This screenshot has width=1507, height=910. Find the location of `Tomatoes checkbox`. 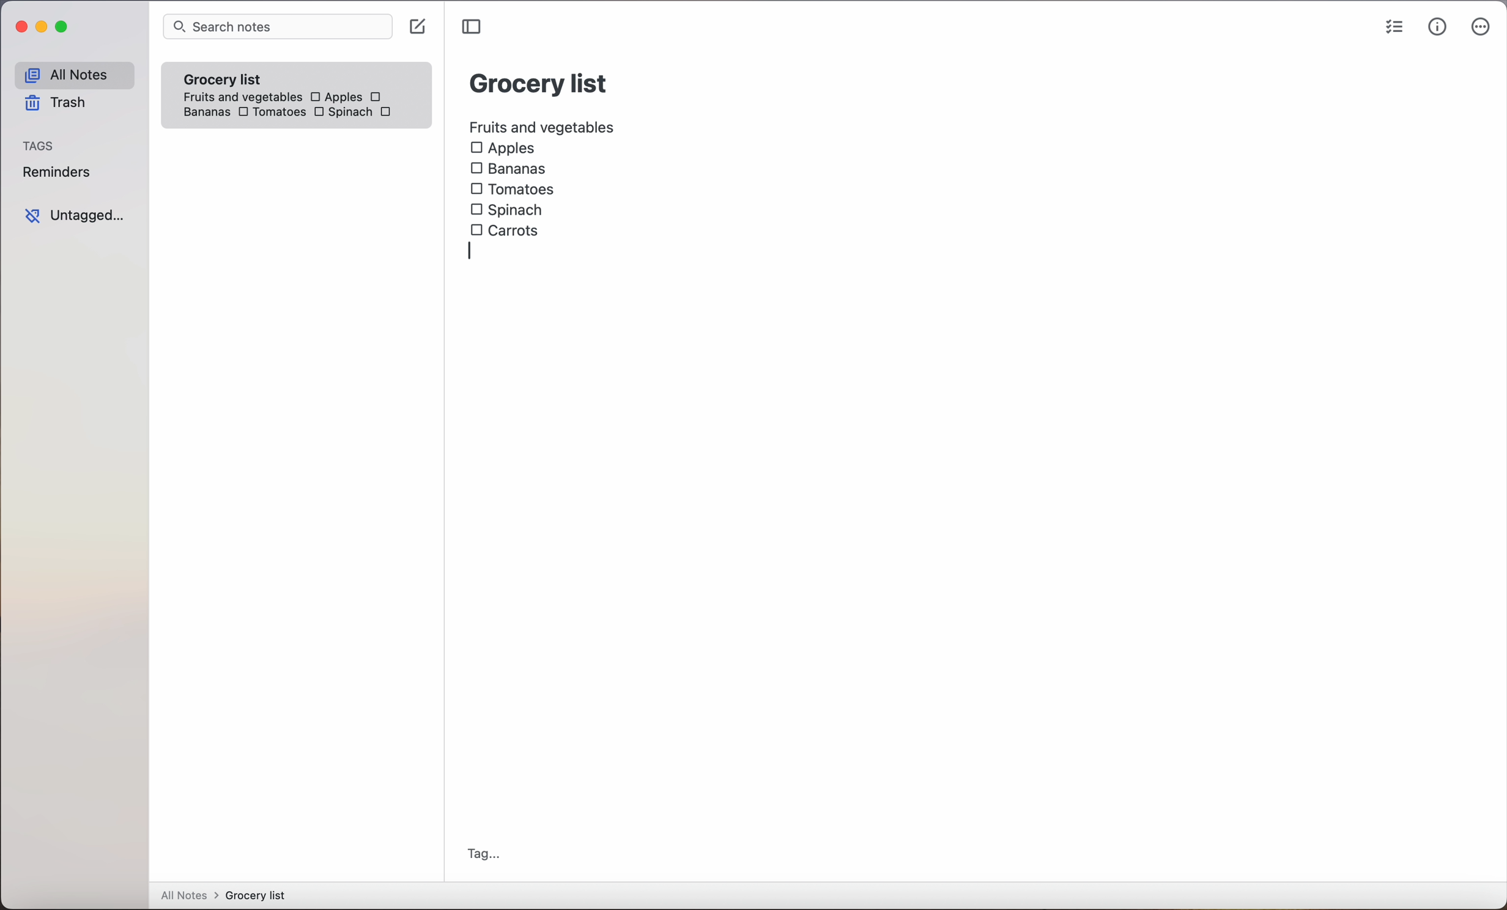

Tomatoes checkbox is located at coordinates (512, 190).